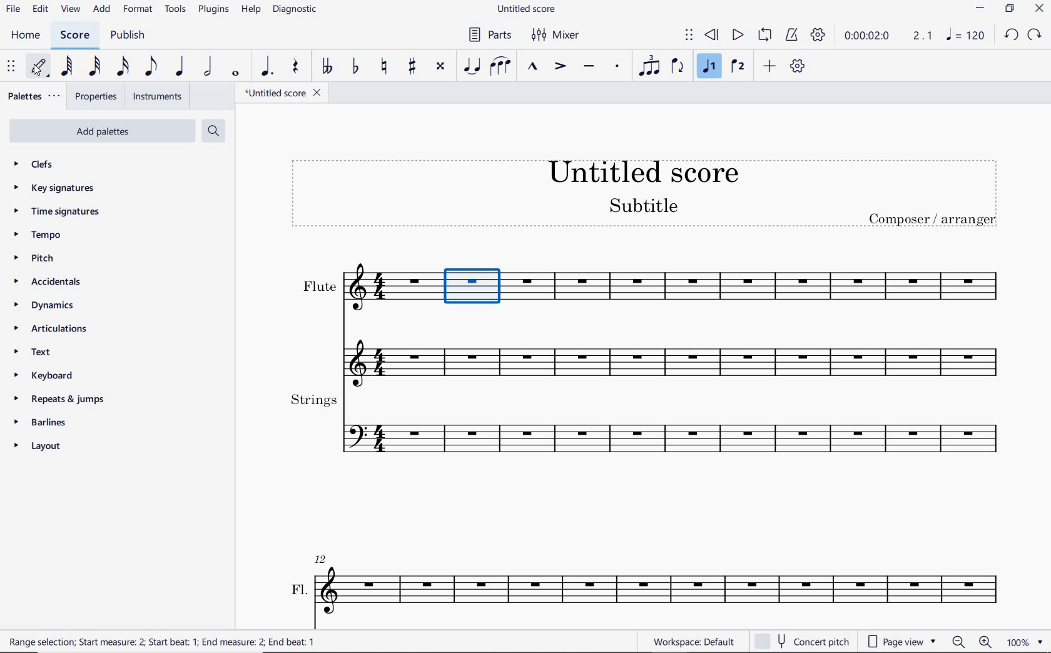 This screenshot has width=1051, height=653. What do you see at coordinates (210, 67) in the screenshot?
I see `HALF NOTE` at bounding box center [210, 67].